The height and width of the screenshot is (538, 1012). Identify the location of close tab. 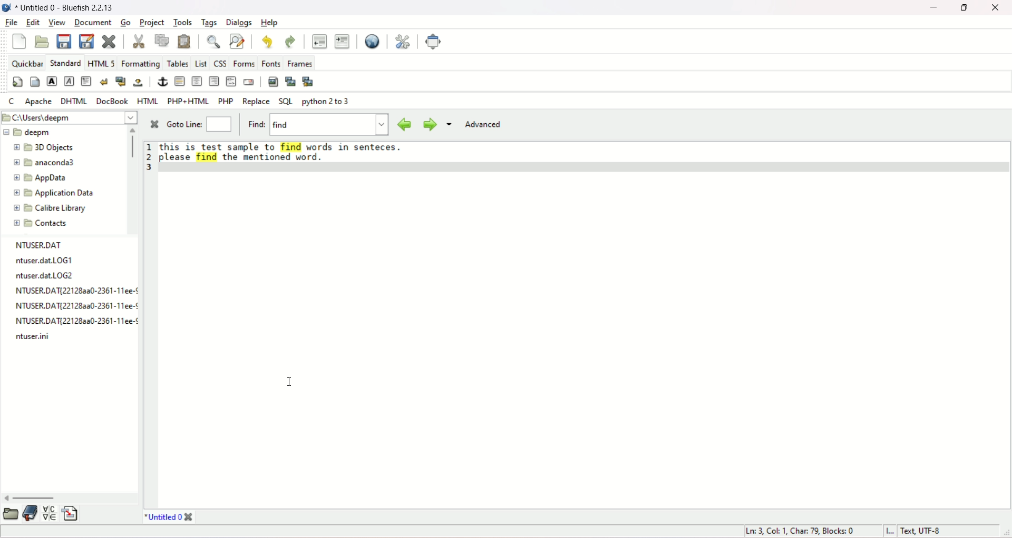
(189, 517).